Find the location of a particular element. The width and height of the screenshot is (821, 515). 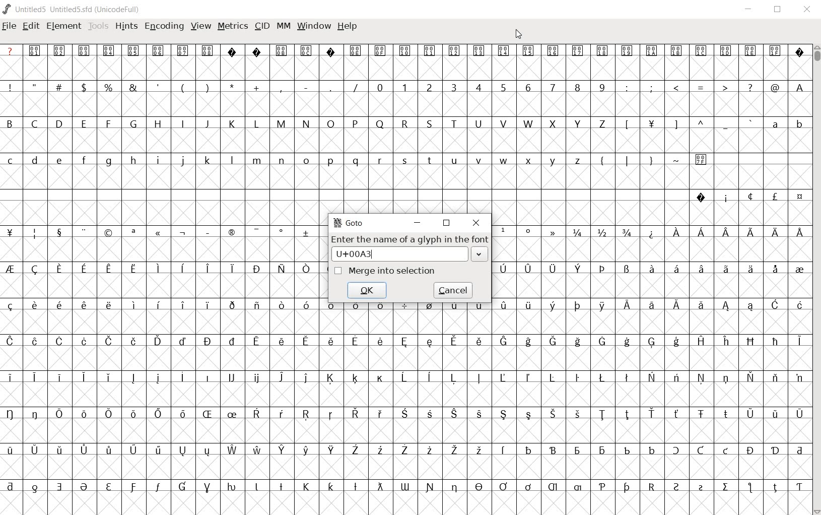

Symbol is located at coordinates (182, 450).